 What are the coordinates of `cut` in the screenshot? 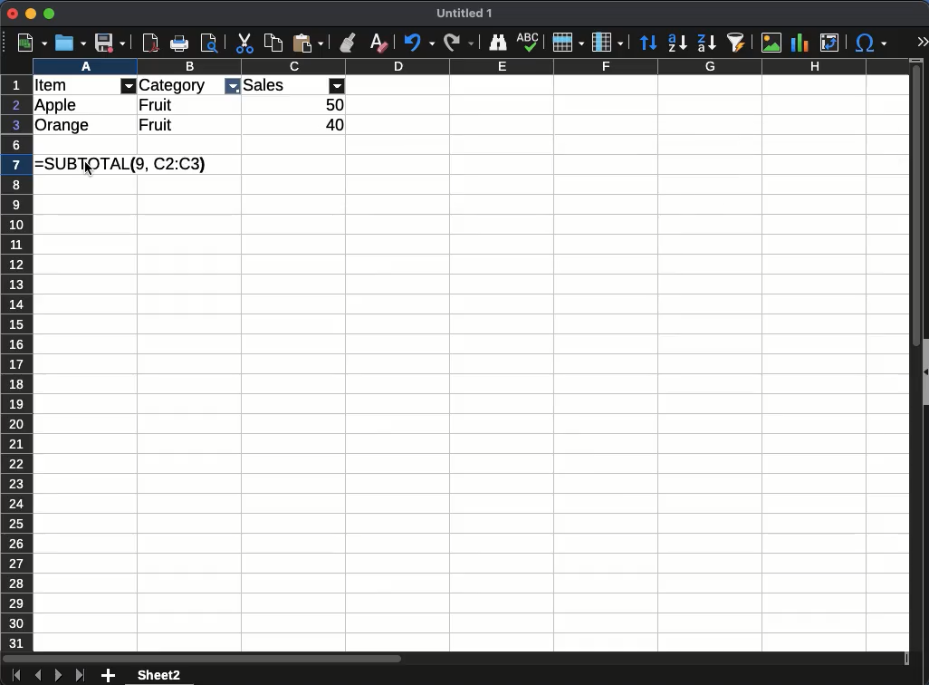 It's located at (245, 43).